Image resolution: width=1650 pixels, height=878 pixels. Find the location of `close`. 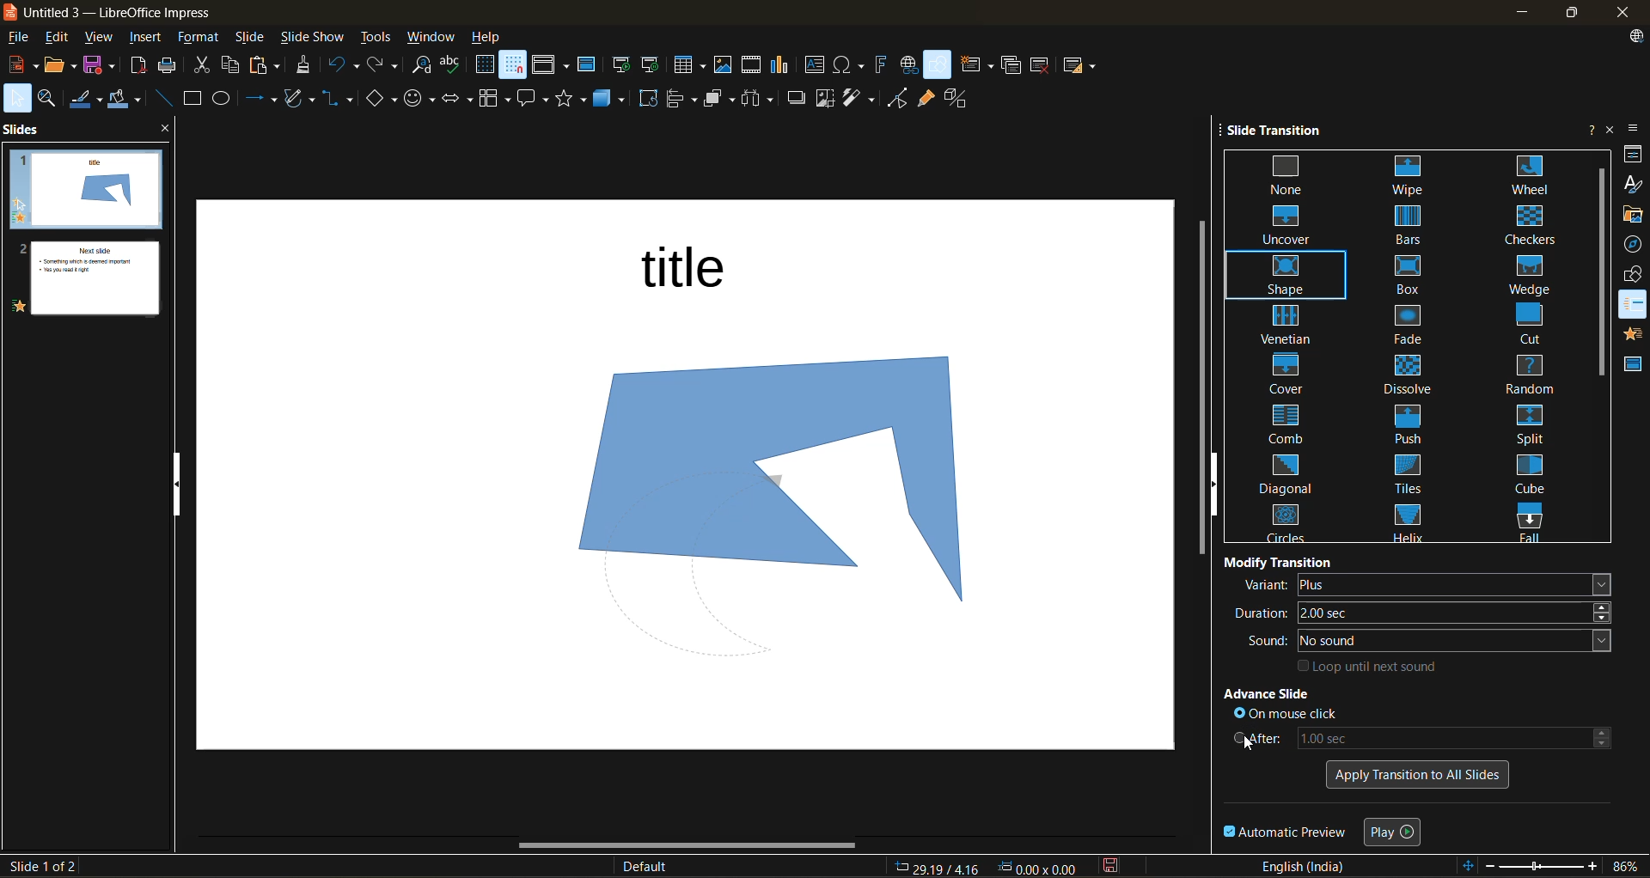

close is located at coordinates (1625, 12).